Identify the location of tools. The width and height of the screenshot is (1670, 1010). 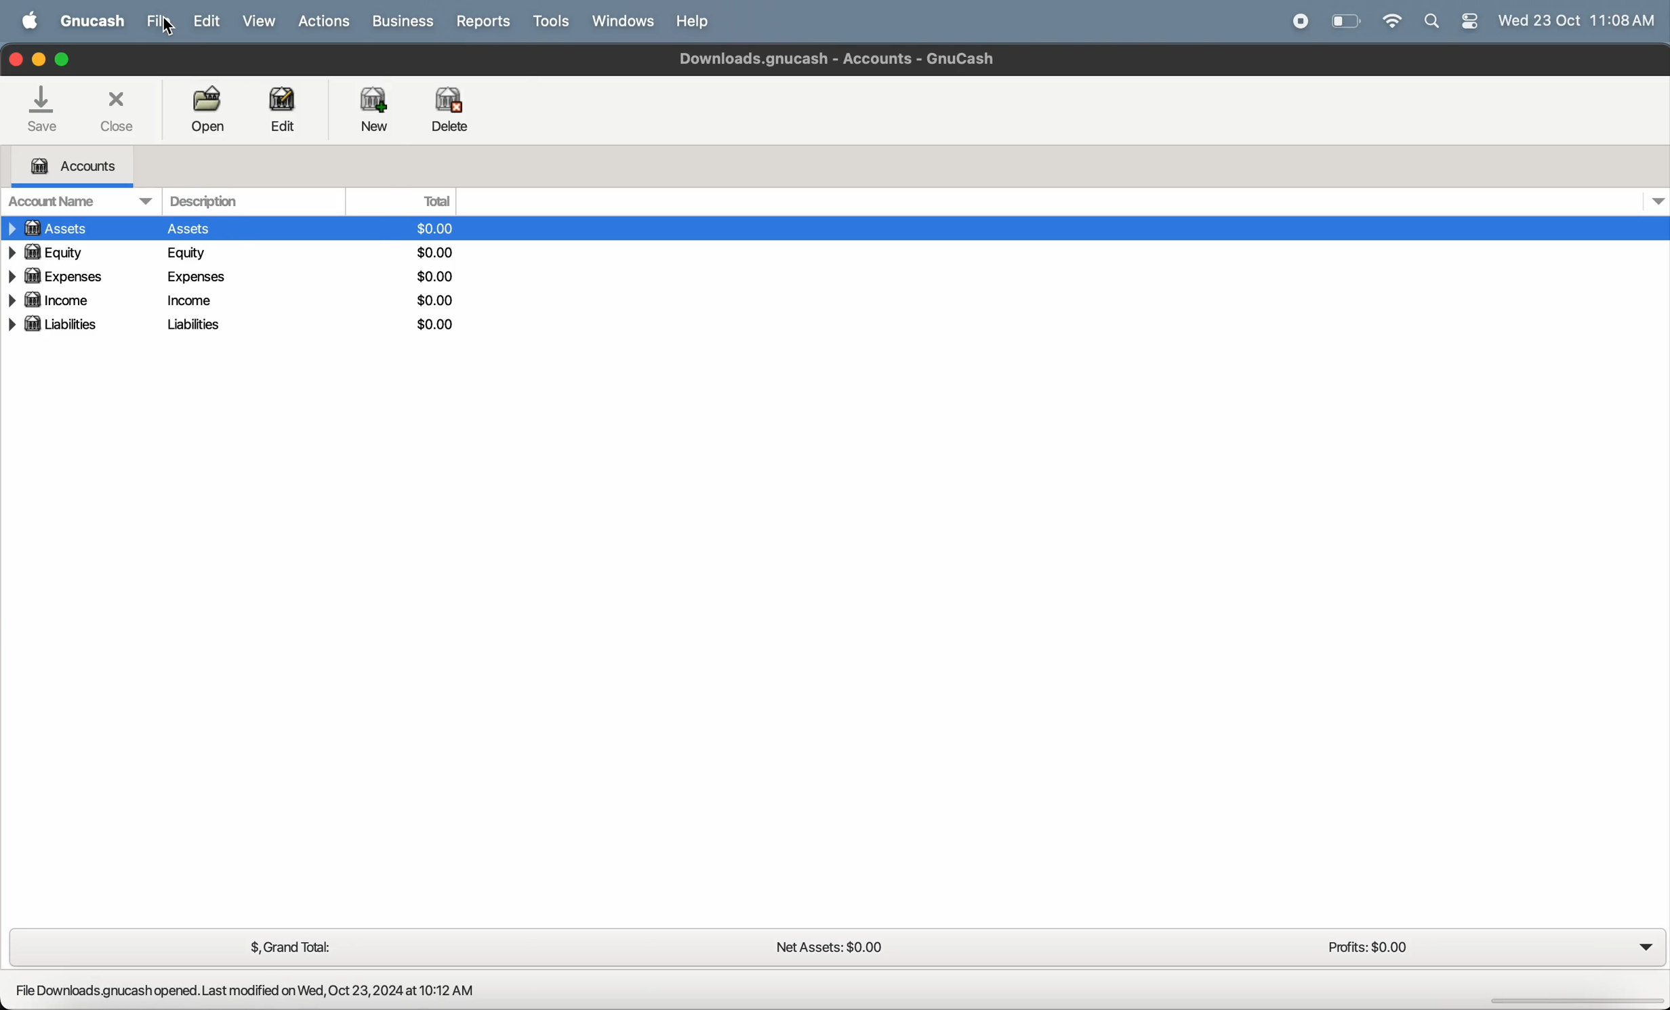
(546, 20).